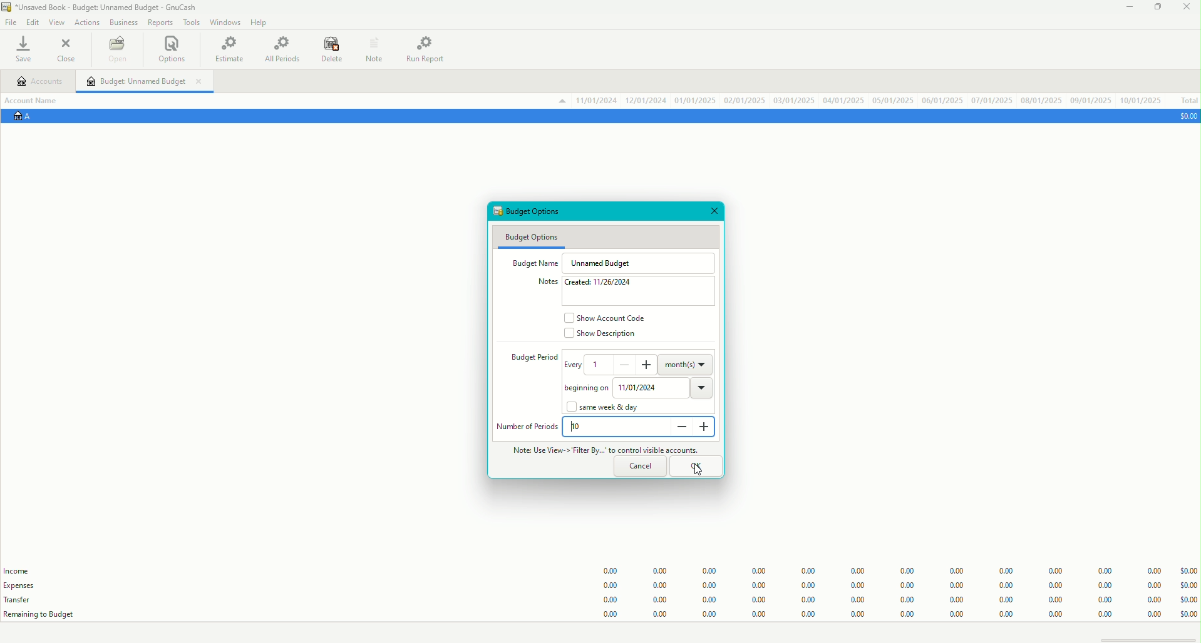 The image size is (1201, 643). What do you see at coordinates (24, 585) in the screenshot?
I see `Expenses` at bounding box center [24, 585].